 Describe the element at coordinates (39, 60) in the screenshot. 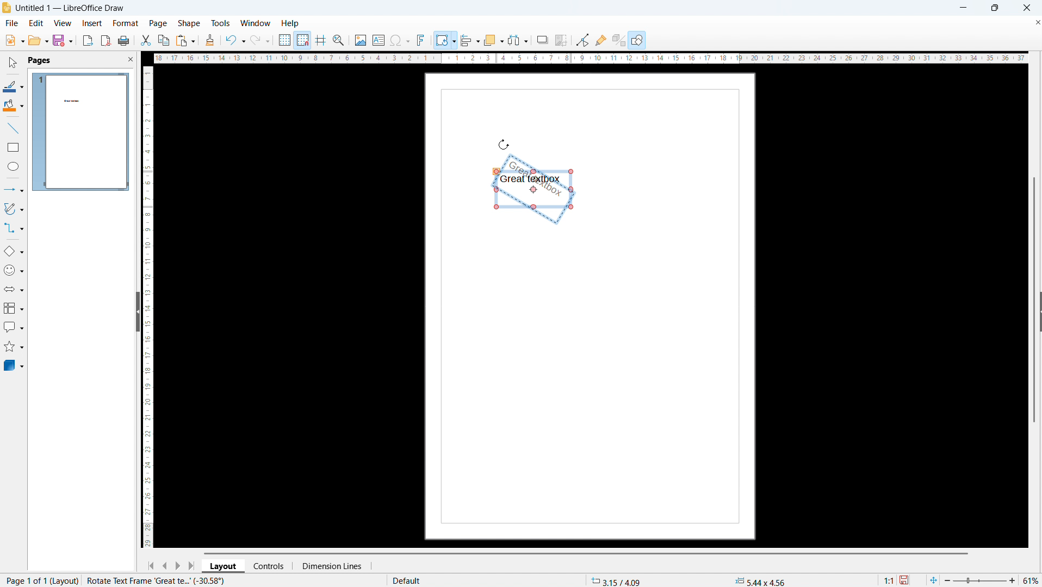

I see `pages` at that location.